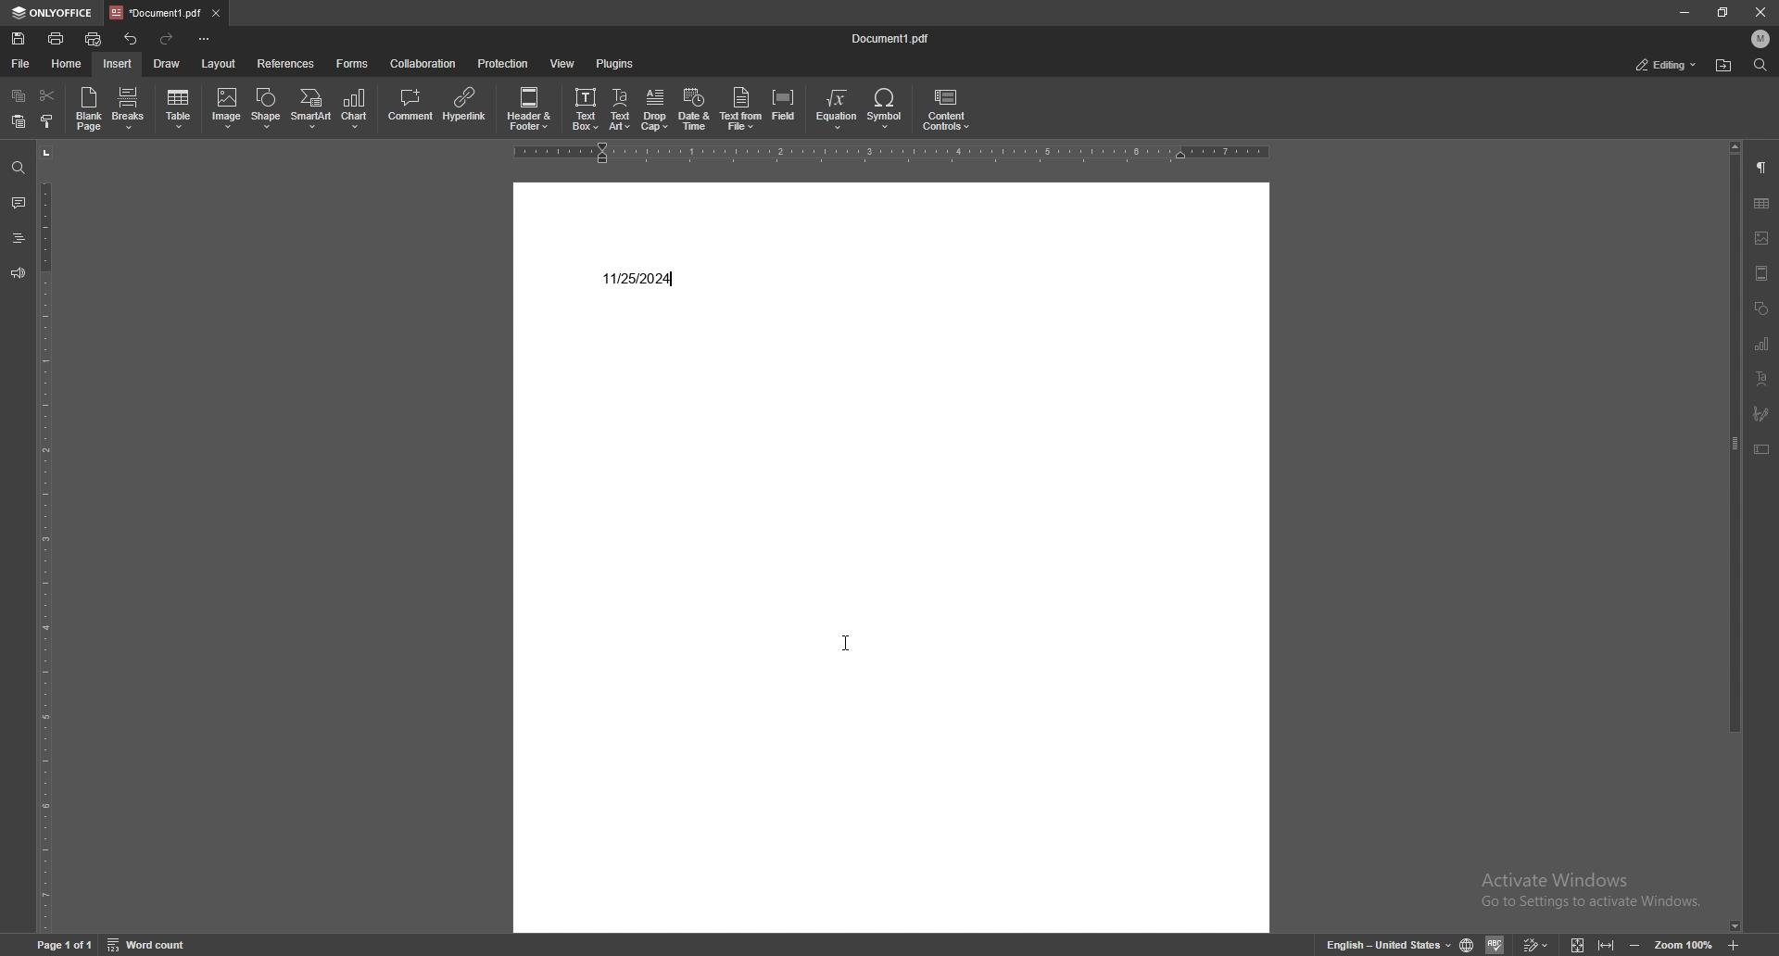 The image size is (1779, 956). What do you see at coordinates (18, 273) in the screenshot?
I see `feedback` at bounding box center [18, 273].